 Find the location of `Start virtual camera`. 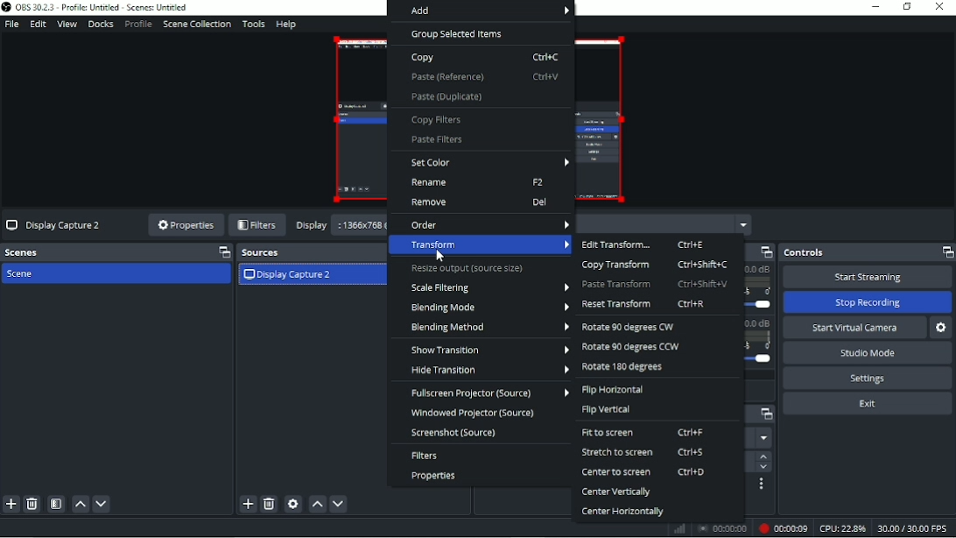

Start virtual camera is located at coordinates (855, 328).